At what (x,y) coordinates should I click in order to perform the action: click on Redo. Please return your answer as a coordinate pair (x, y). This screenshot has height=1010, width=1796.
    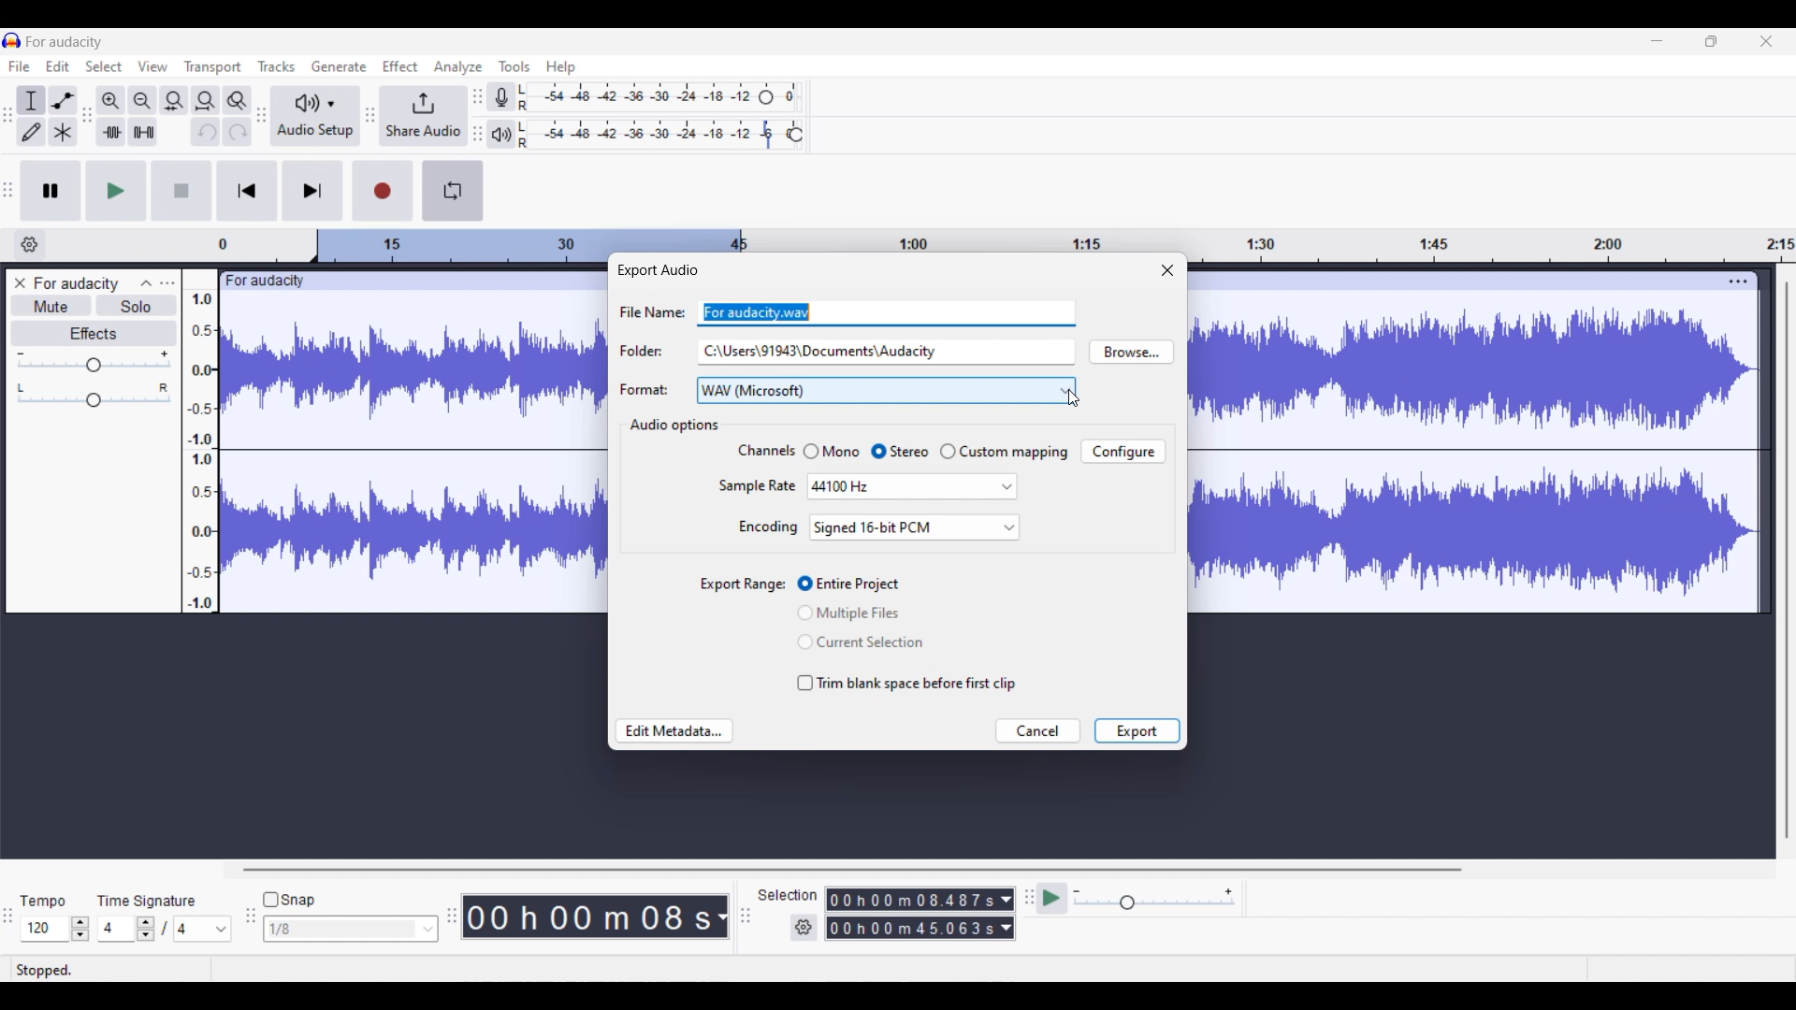
    Looking at the image, I should click on (238, 131).